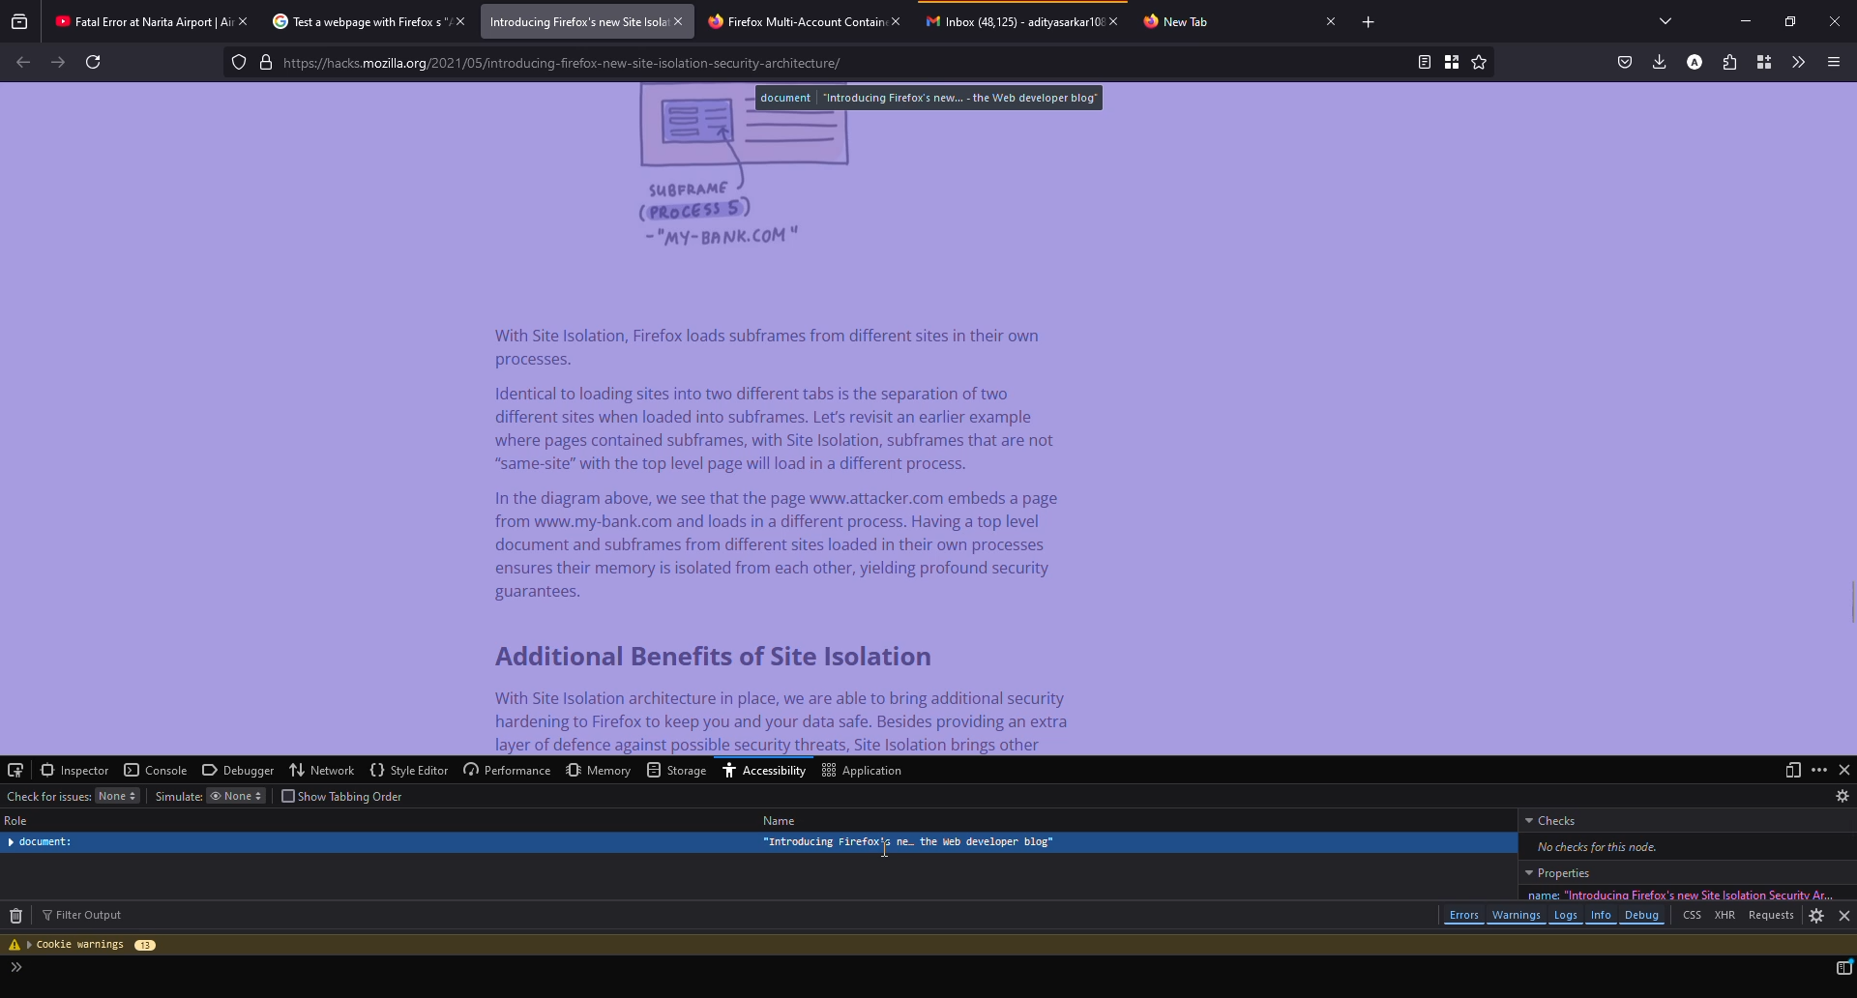 This screenshot has height=998, width=1857. Describe the element at coordinates (74, 770) in the screenshot. I see `inspector` at that location.